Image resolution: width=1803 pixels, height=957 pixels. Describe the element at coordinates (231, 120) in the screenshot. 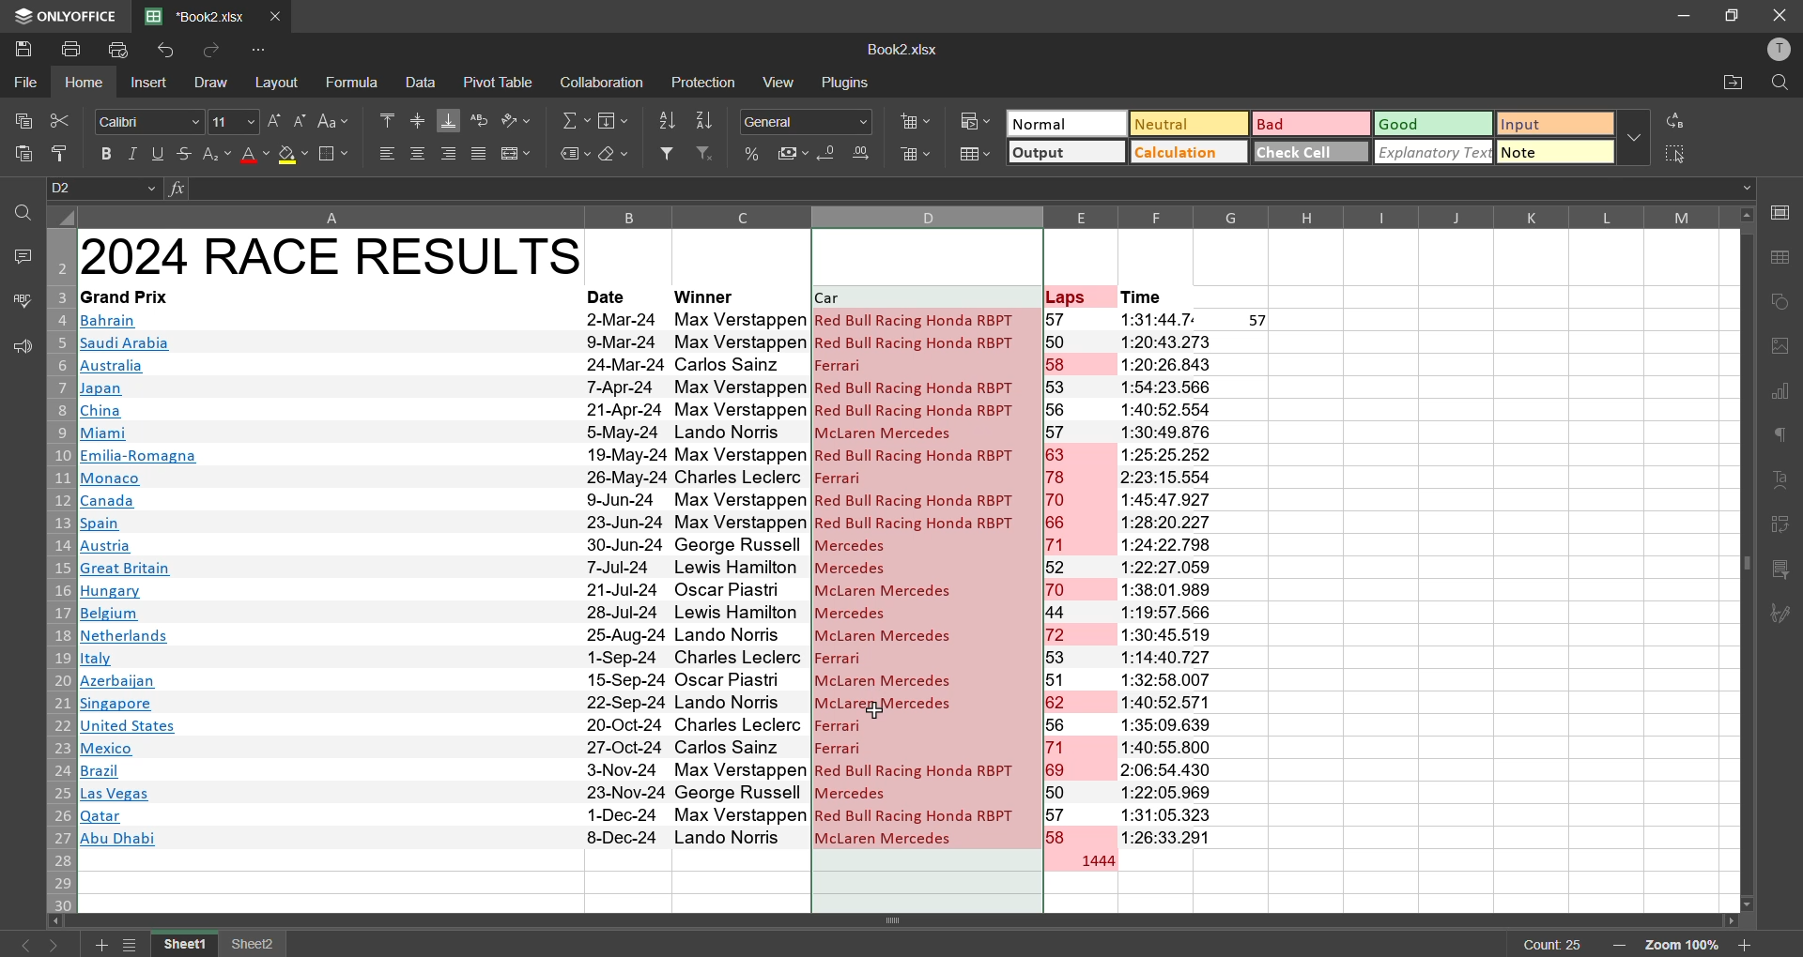

I see `font size` at that location.